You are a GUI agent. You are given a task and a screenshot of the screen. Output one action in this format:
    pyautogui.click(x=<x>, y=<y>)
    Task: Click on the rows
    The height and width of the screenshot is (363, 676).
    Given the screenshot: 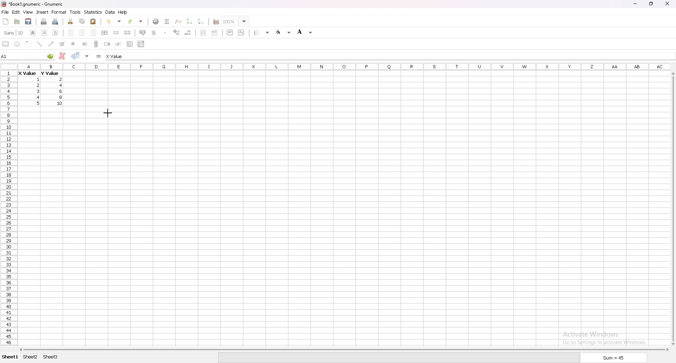 What is the action you would take?
    pyautogui.click(x=7, y=207)
    